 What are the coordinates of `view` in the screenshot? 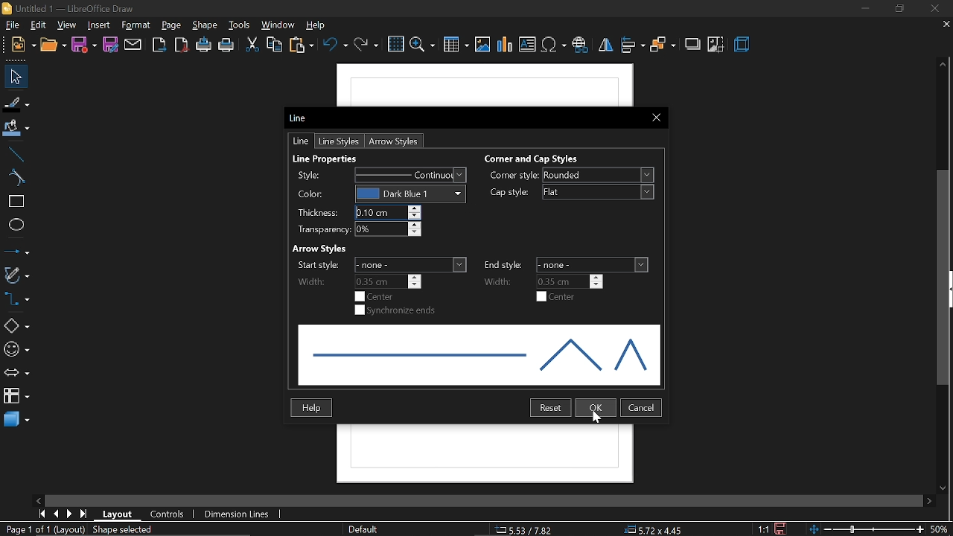 It's located at (67, 25).